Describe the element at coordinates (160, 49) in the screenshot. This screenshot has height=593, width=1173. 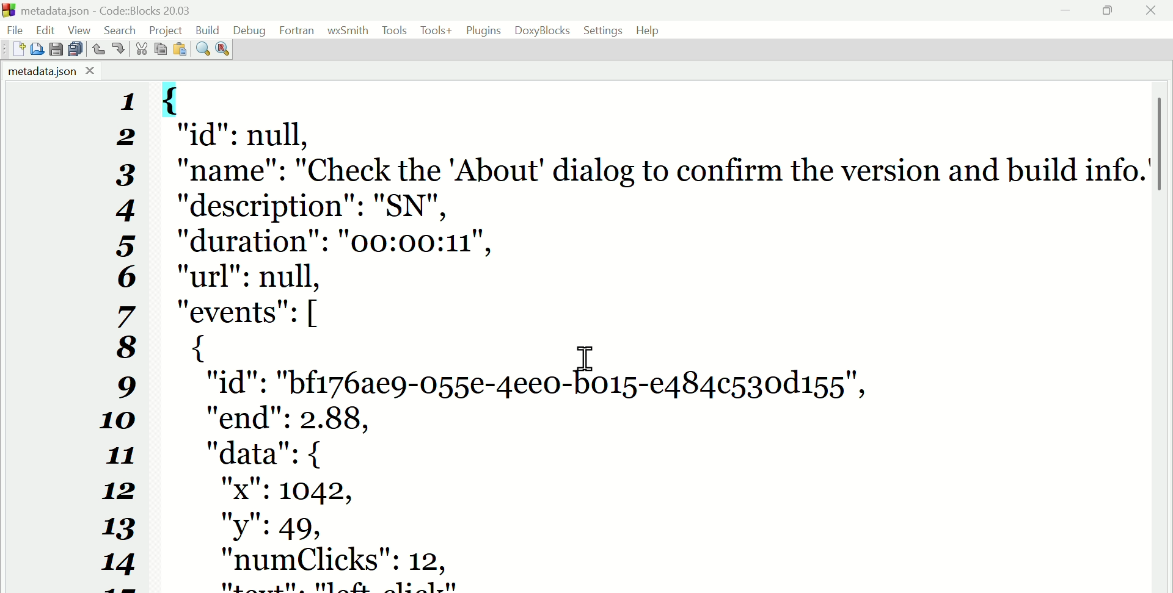
I see `Copy` at that location.